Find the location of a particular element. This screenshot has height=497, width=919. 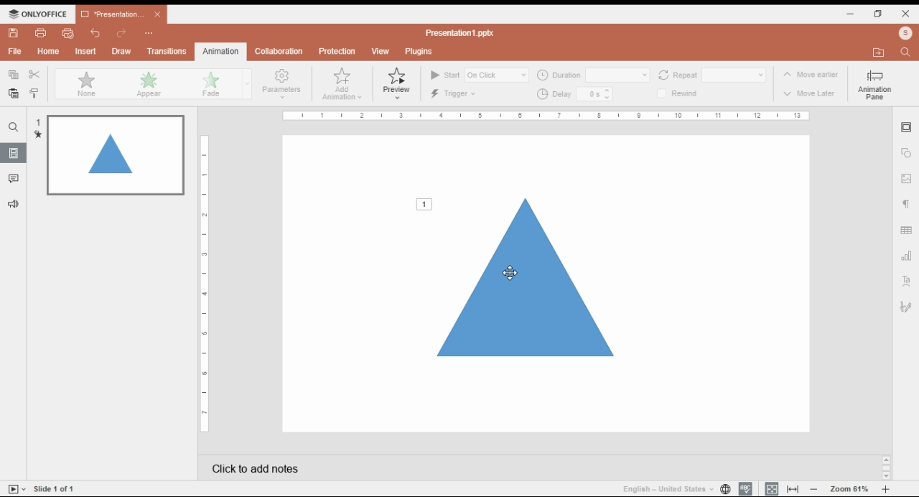

restore is located at coordinates (880, 13).